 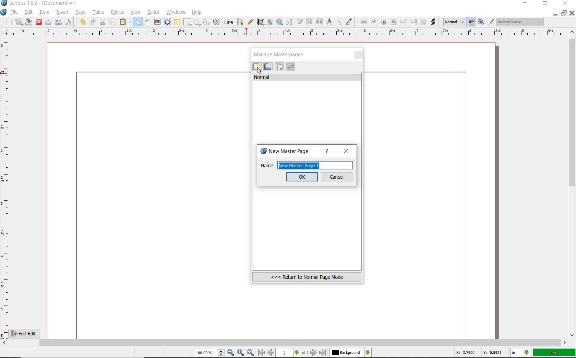 What do you see at coordinates (309, 22) in the screenshot?
I see `link text frames` at bounding box center [309, 22].